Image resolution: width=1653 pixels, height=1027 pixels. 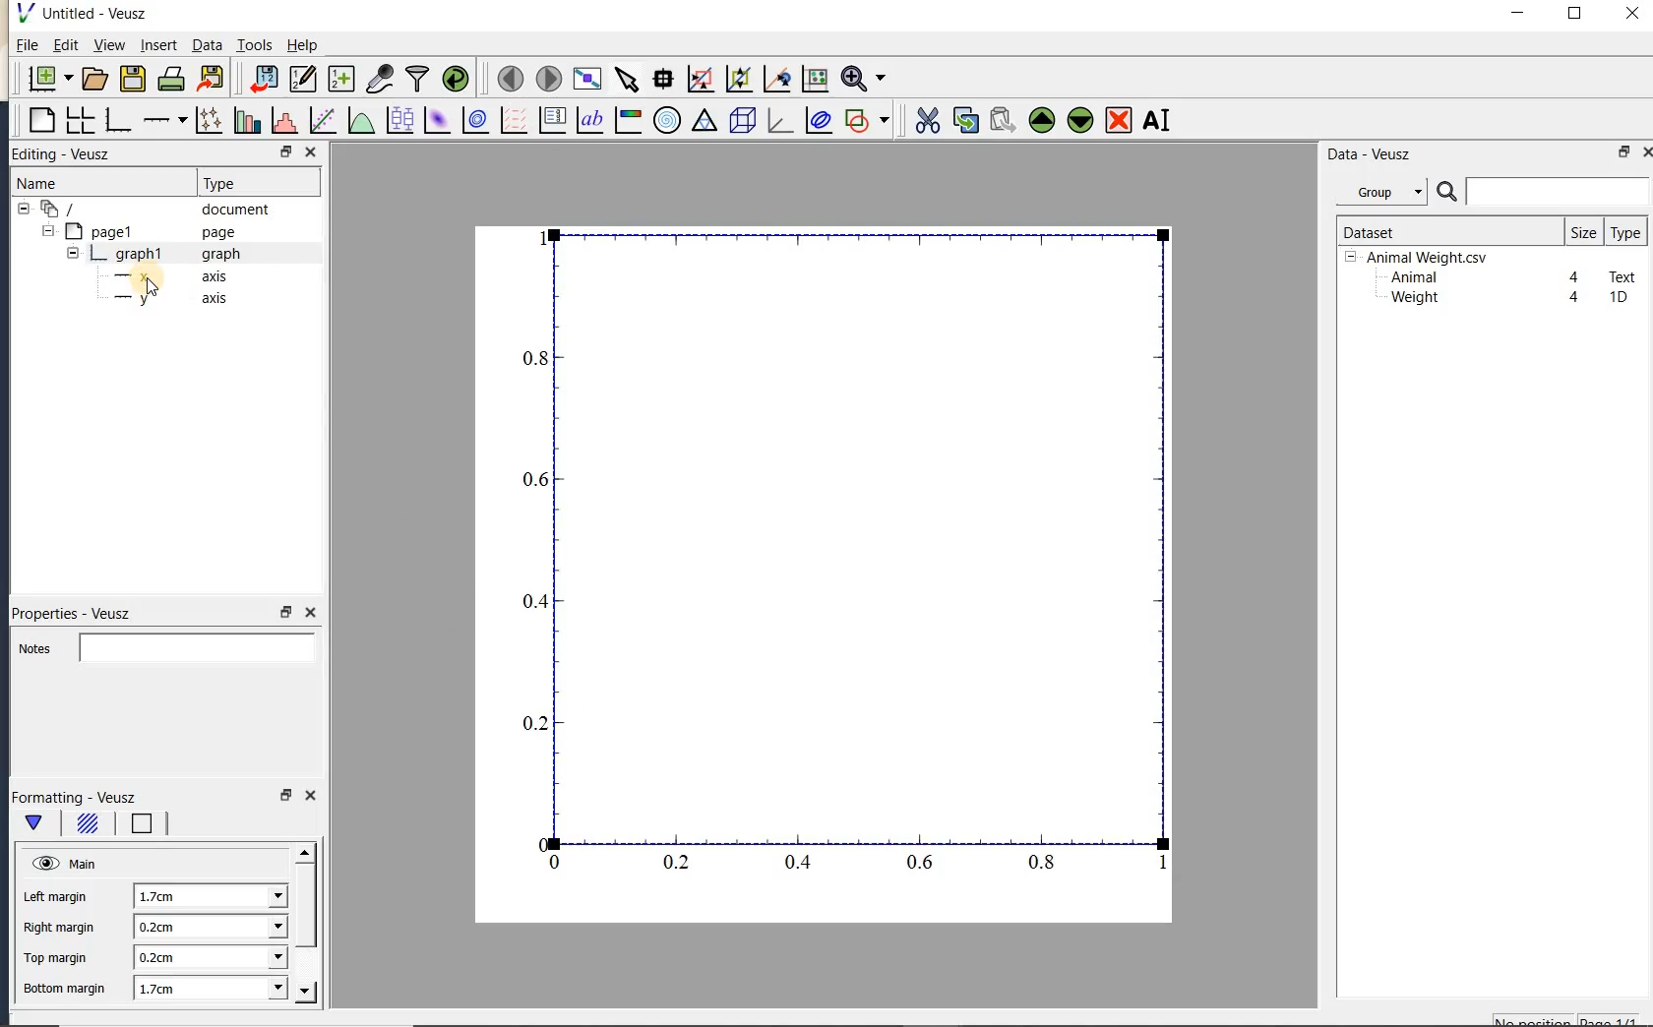 What do you see at coordinates (39, 121) in the screenshot?
I see `blank page` at bounding box center [39, 121].